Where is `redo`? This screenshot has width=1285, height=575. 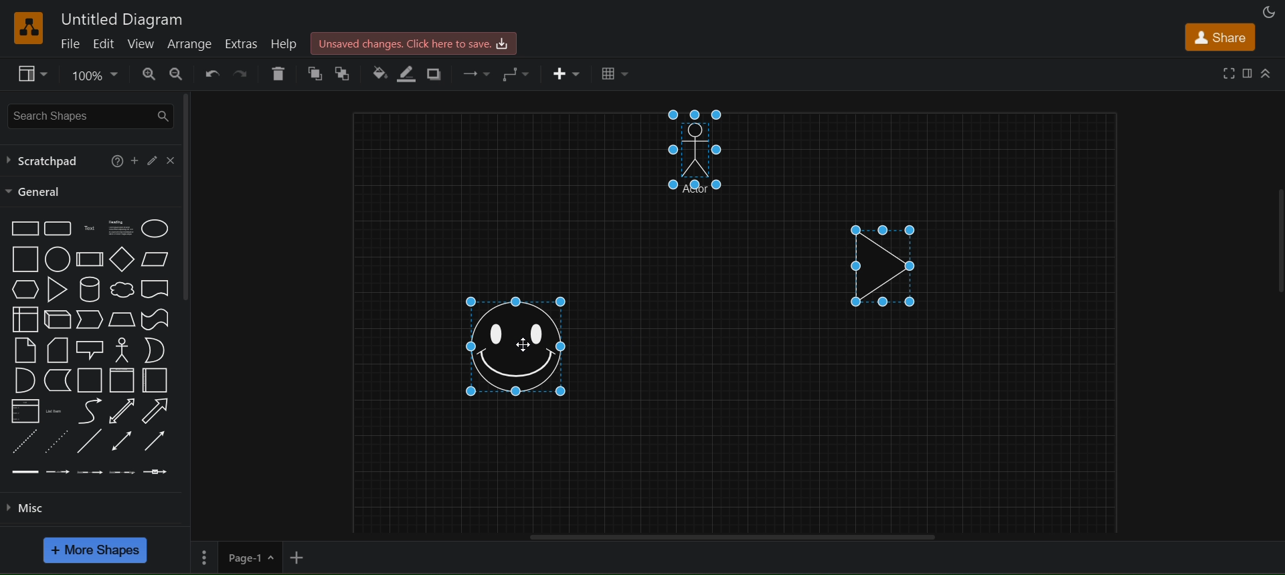
redo is located at coordinates (244, 72).